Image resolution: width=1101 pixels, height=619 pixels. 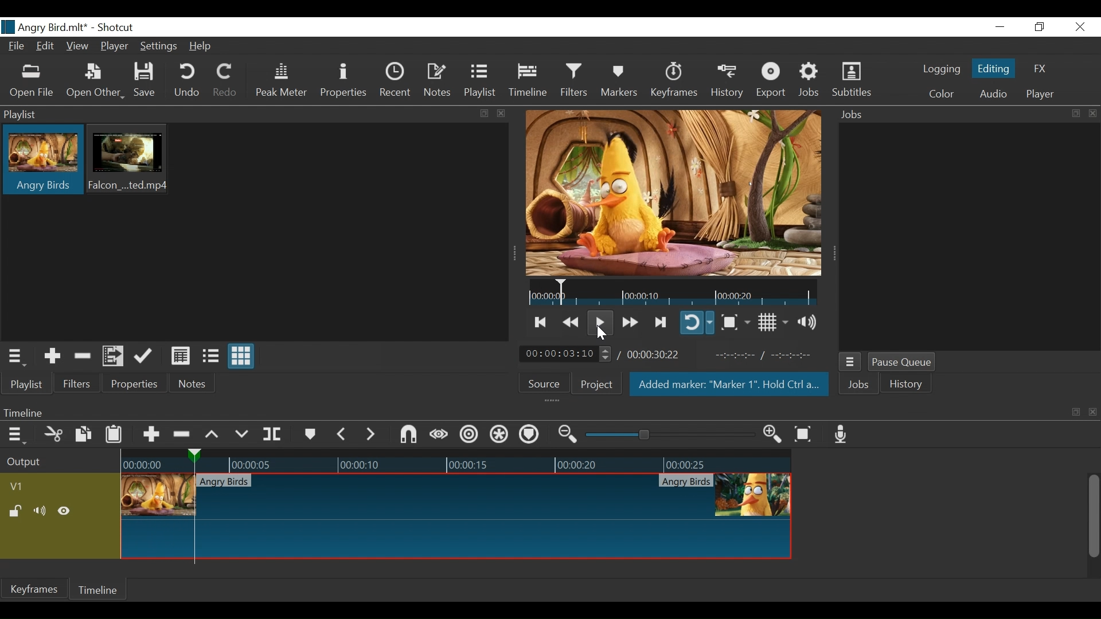 I want to click on Player, so click(x=115, y=48).